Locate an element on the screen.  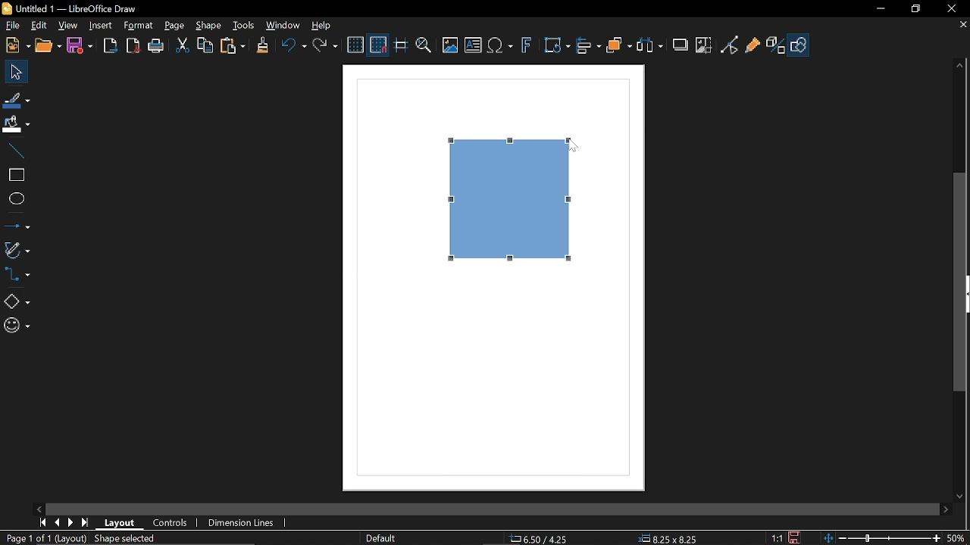
Vertical scrollbar is located at coordinates (961, 283).